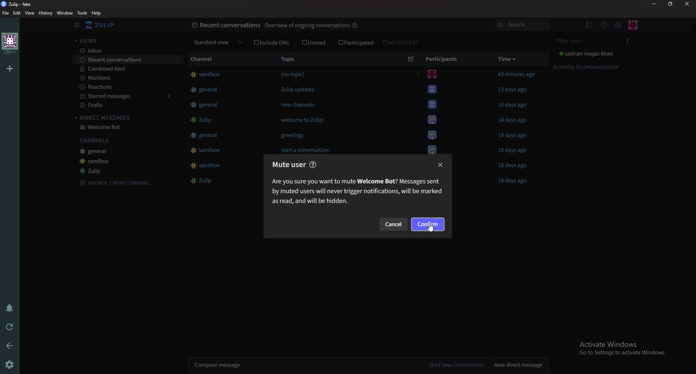  What do you see at coordinates (440, 164) in the screenshot?
I see `Close` at bounding box center [440, 164].